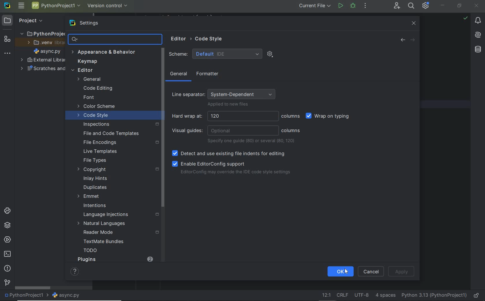  I want to click on Formatter, so click(206, 74).